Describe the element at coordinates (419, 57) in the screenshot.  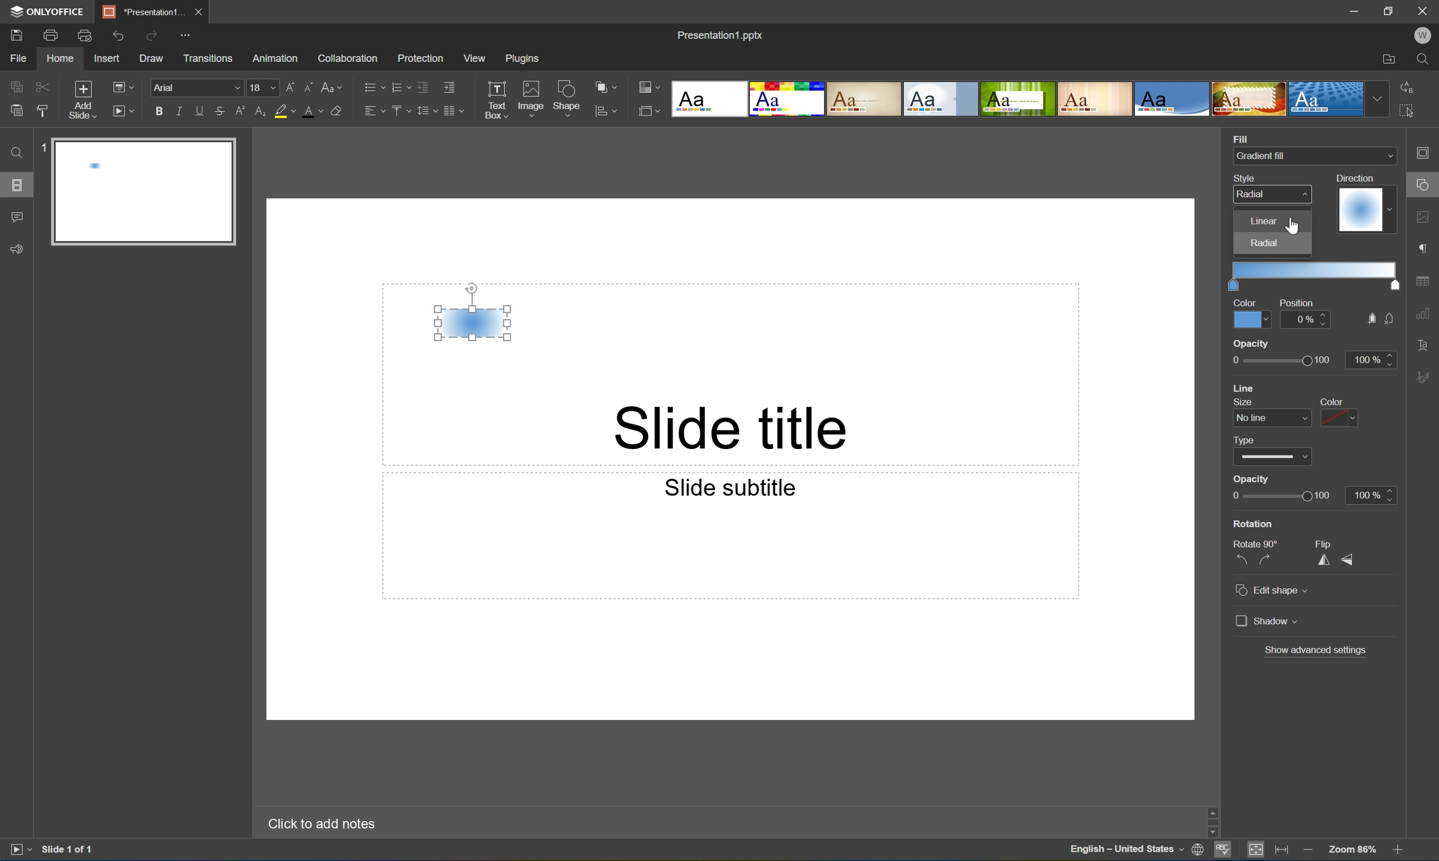
I see `Protection` at that location.